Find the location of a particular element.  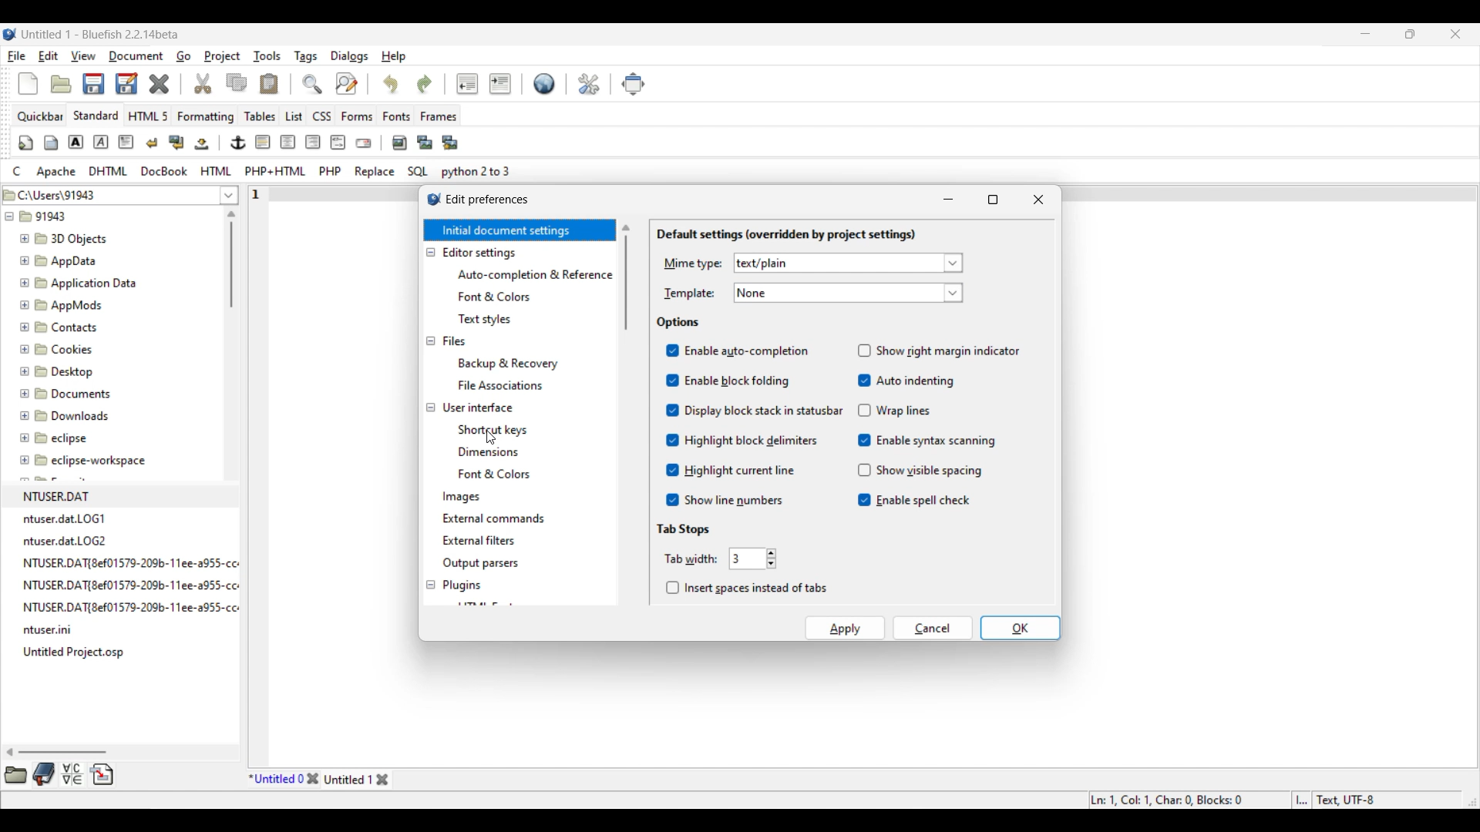

Maximize is located at coordinates (994, 200).